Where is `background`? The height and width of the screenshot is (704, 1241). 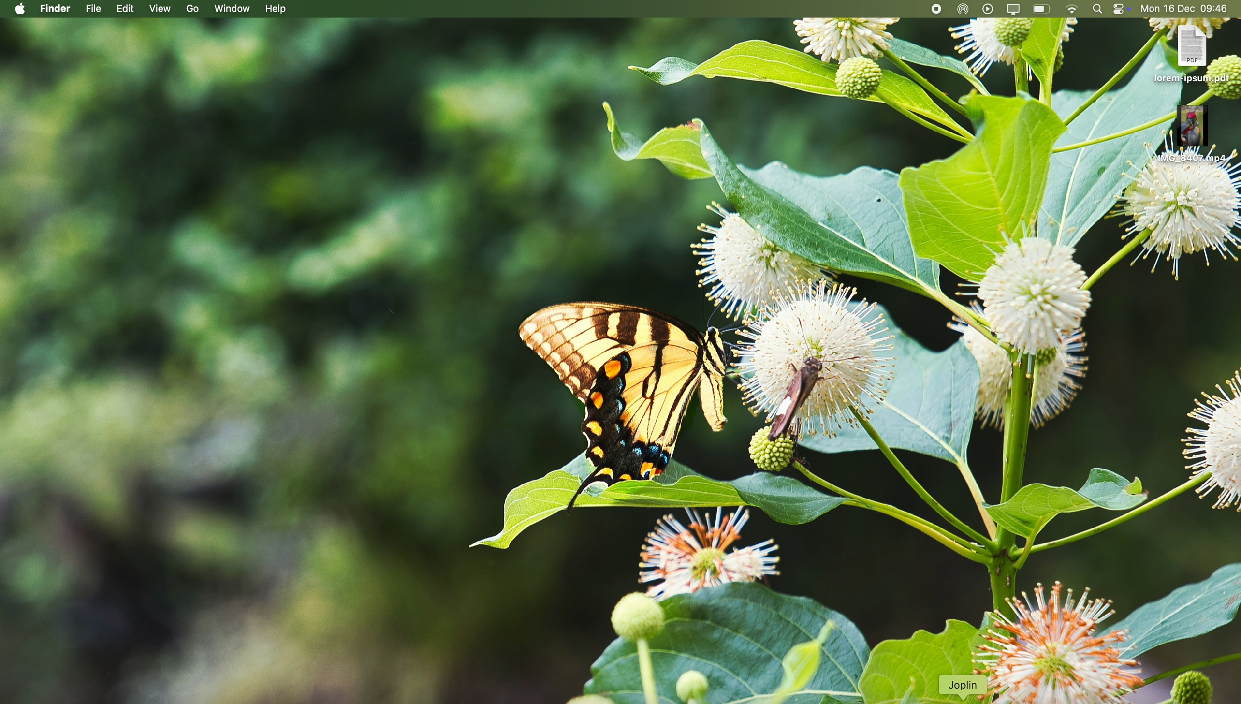
background is located at coordinates (571, 342).